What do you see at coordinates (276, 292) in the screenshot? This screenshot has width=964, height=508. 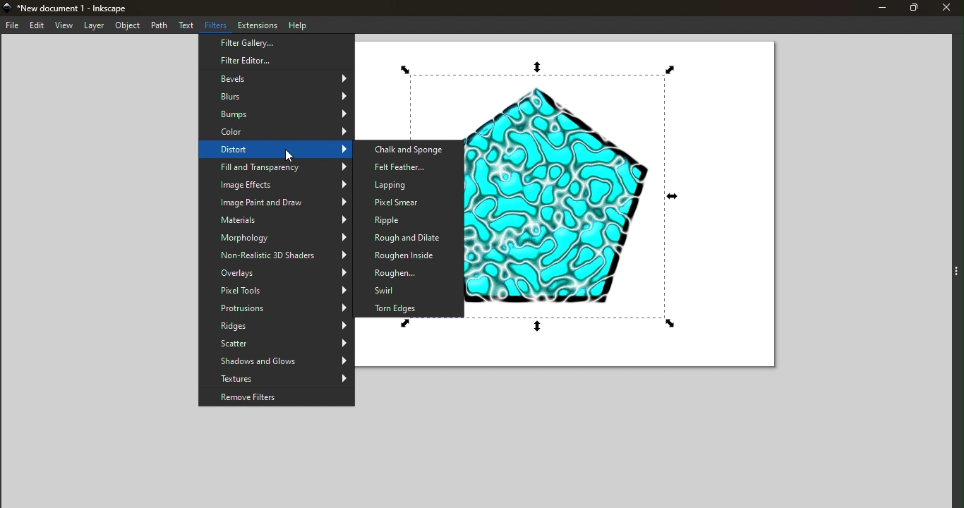 I see `Pixel Tools` at bounding box center [276, 292].